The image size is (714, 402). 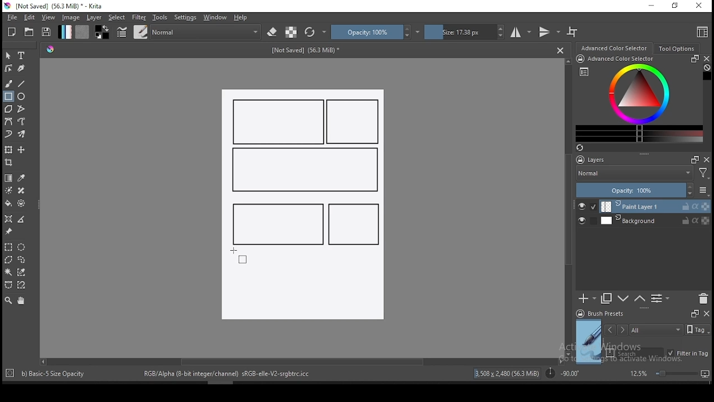 I want to click on layer visibility on/off, so click(x=585, y=222).